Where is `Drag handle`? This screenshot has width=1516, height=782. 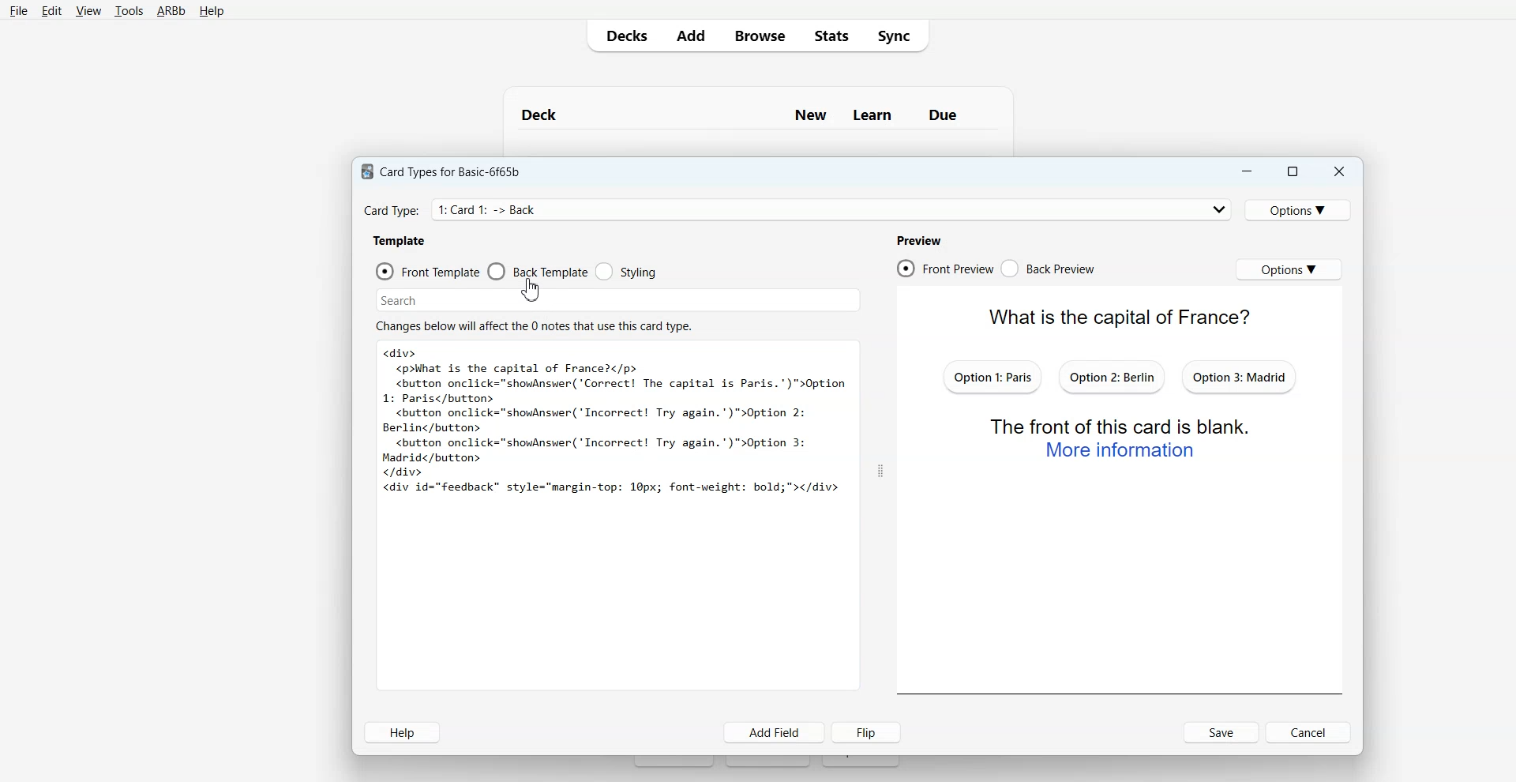 Drag handle is located at coordinates (880, 471).